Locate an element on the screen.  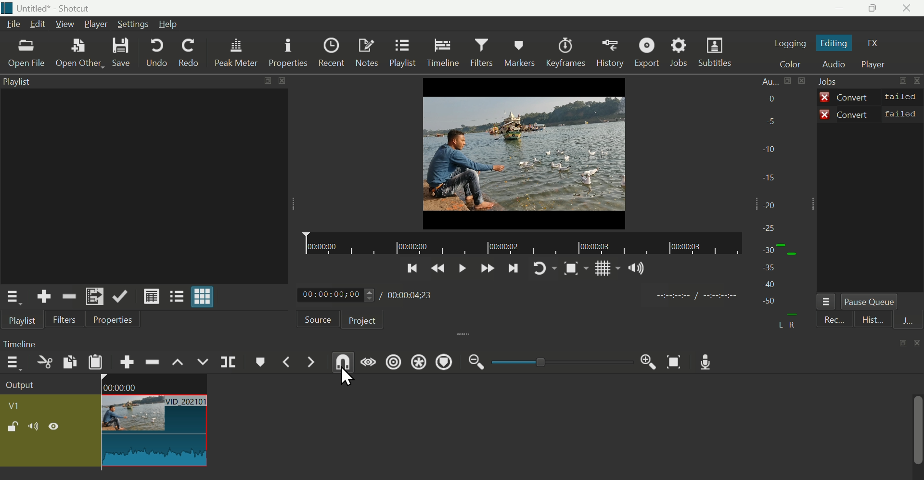
 is located at coordinates (14, 25).